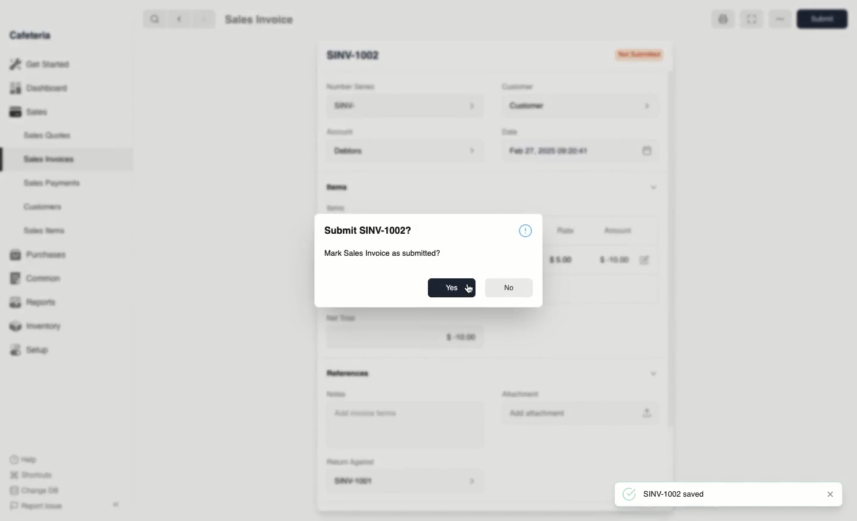  Describe the element at coordinates (339, 187) in the screenshot. I see `Items` at that location.